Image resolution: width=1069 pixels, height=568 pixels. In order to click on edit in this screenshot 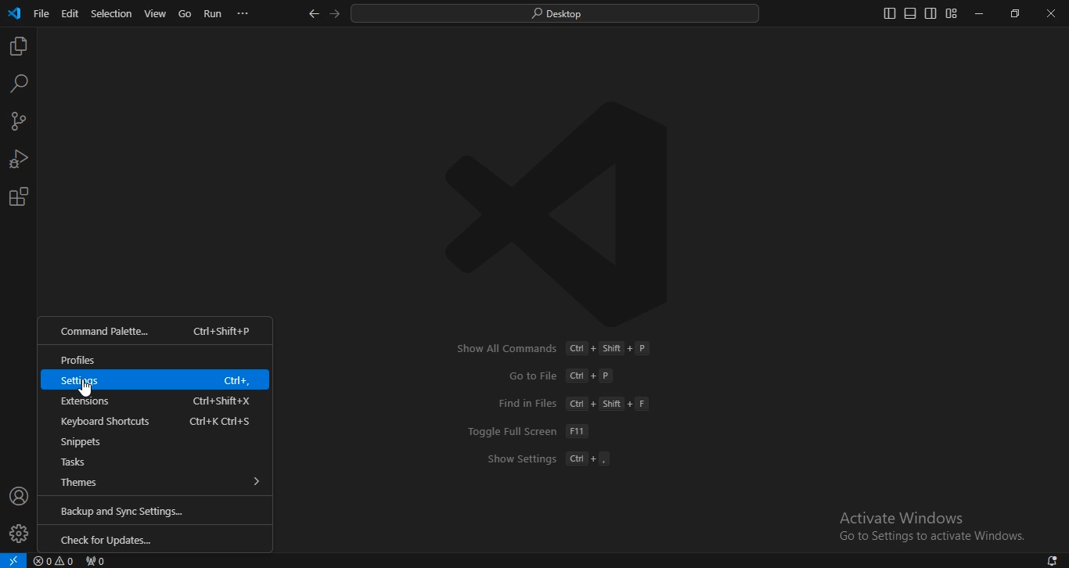, I will do `click(70, 15)`.